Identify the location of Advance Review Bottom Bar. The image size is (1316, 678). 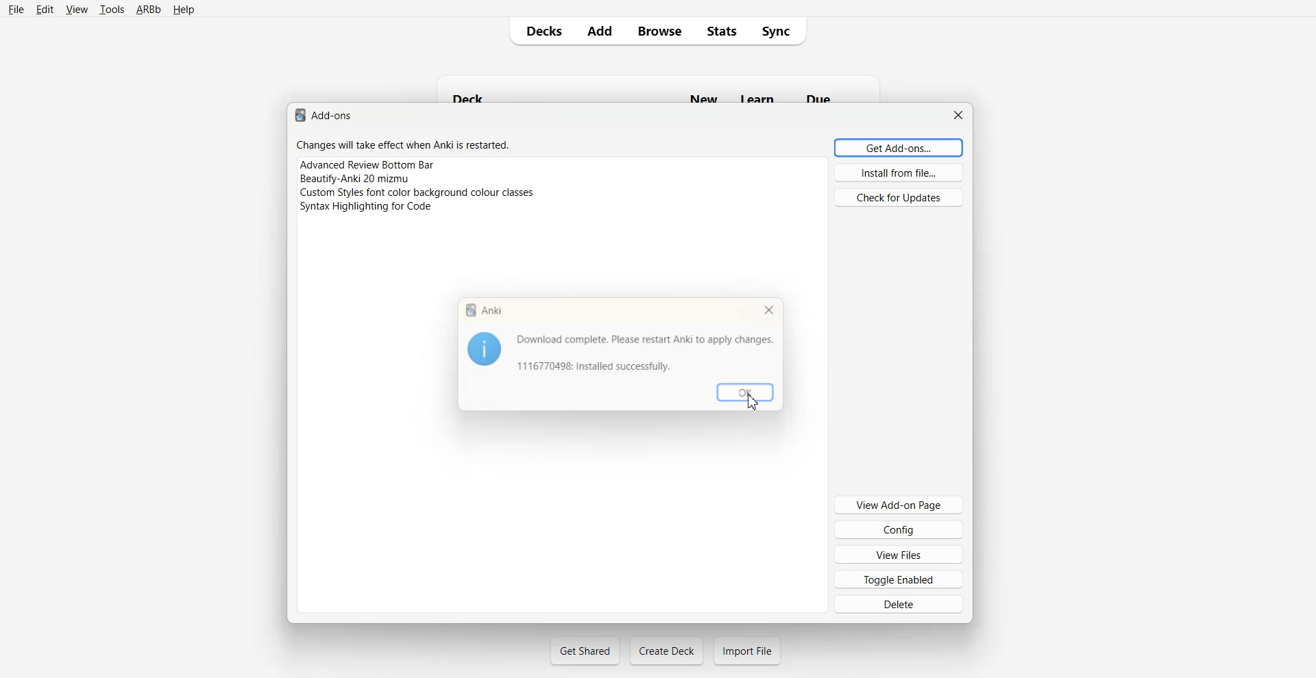
(563, 164).